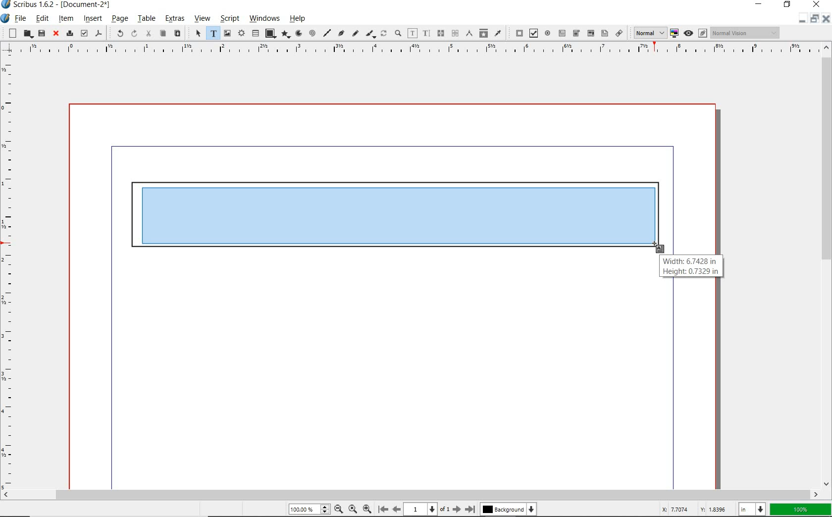 This screenshot has width=832, height=517. Describe the element at coordinates (562, 33) in the screenshot. I see `pdf text field` at that location.